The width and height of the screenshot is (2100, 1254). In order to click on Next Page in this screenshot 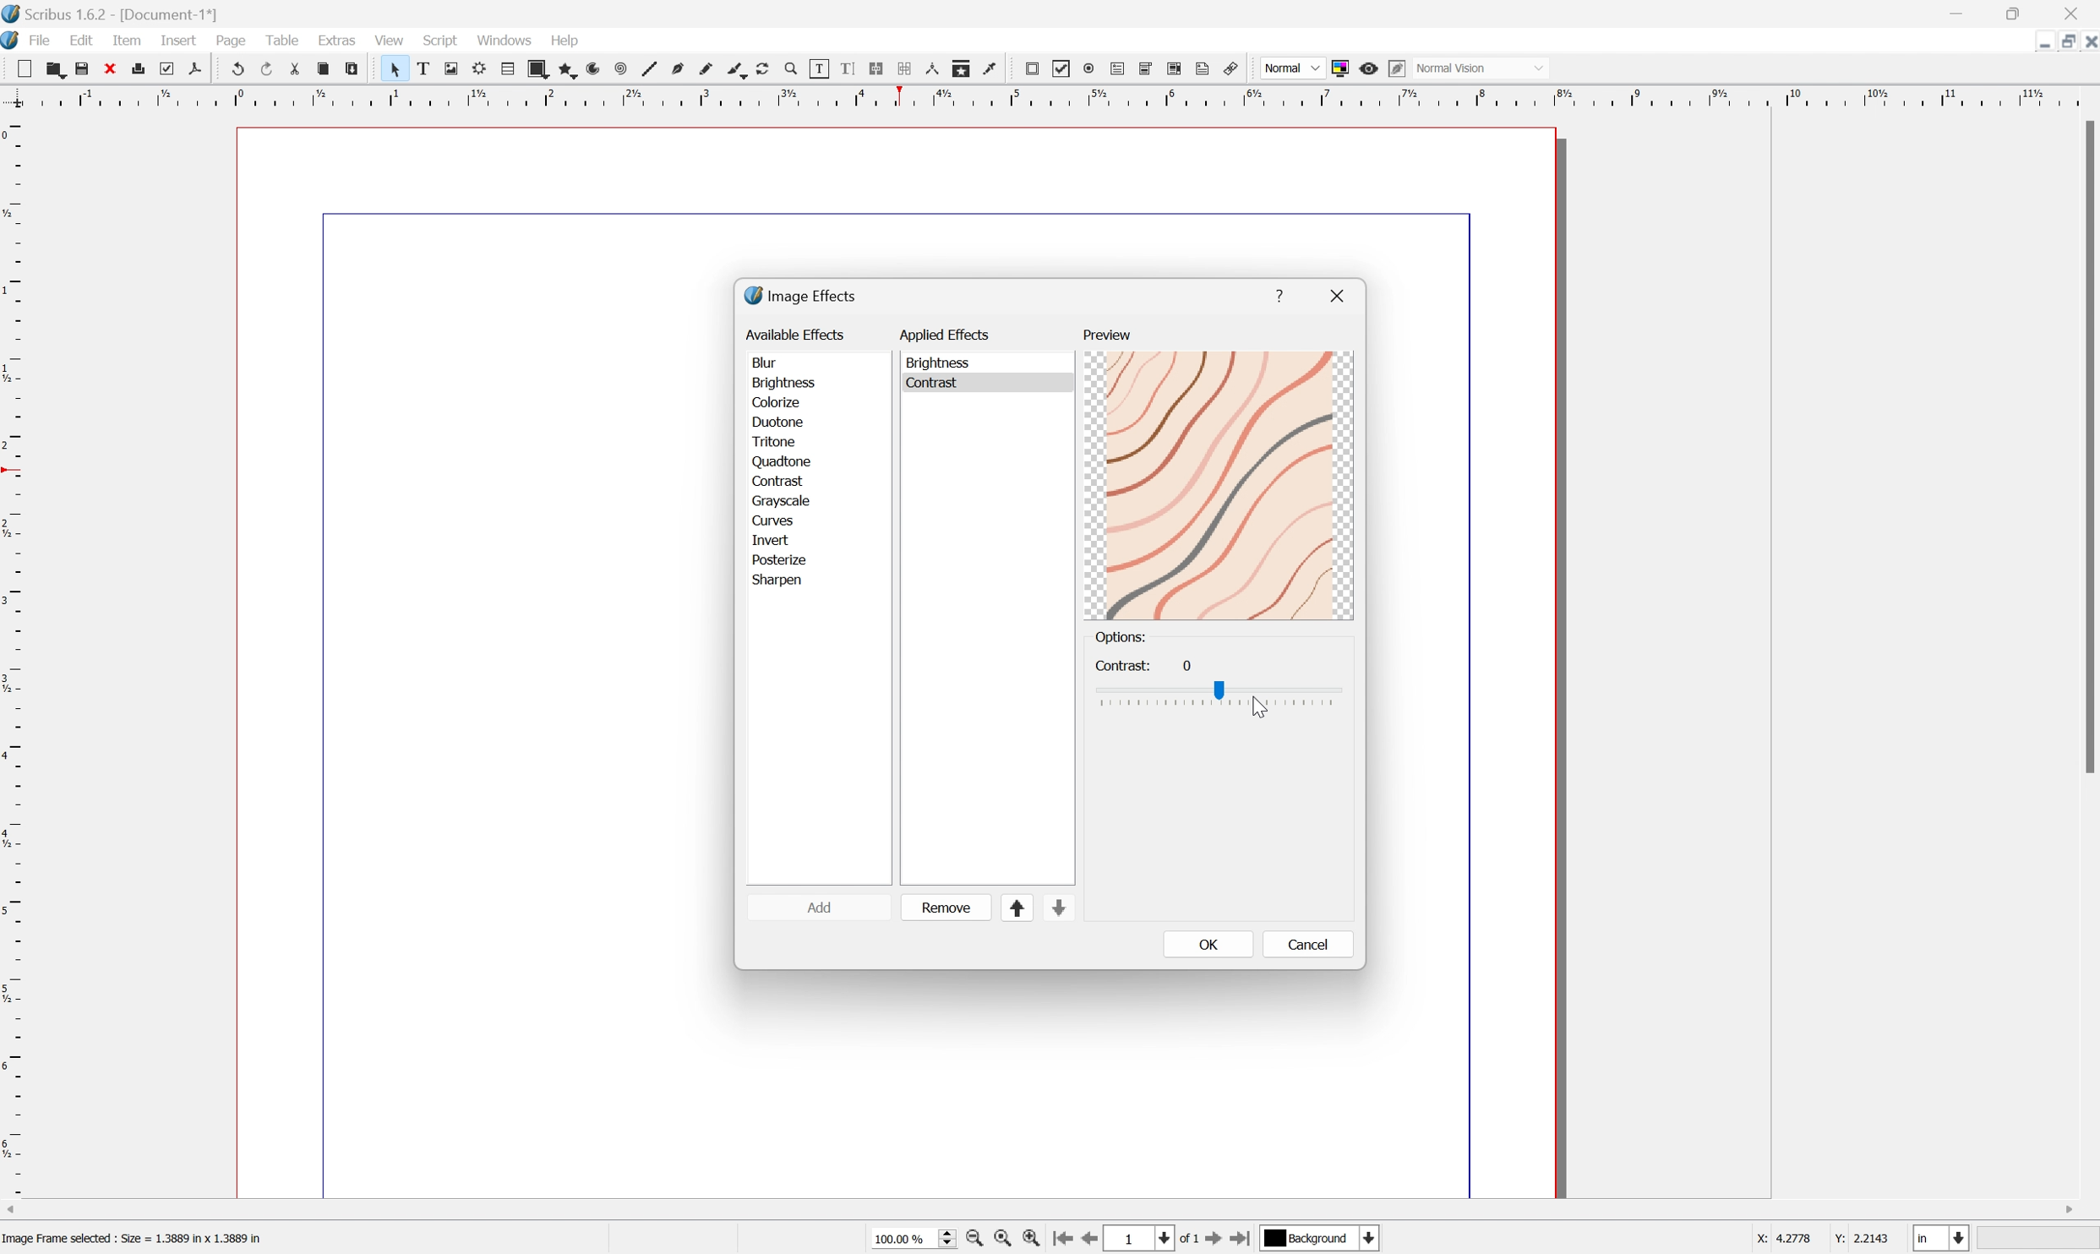, I will do `click(1218, 1240)`.